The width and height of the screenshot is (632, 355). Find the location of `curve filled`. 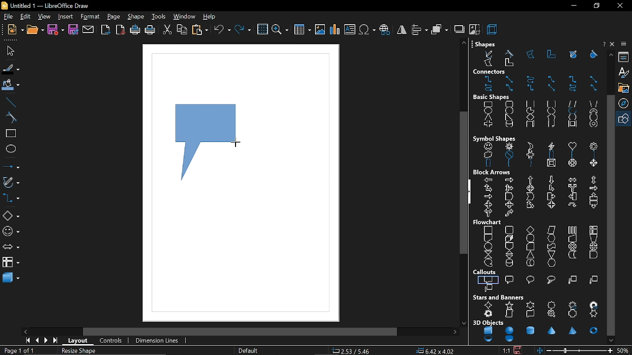

curve filled is located at coordinates (592, 55).